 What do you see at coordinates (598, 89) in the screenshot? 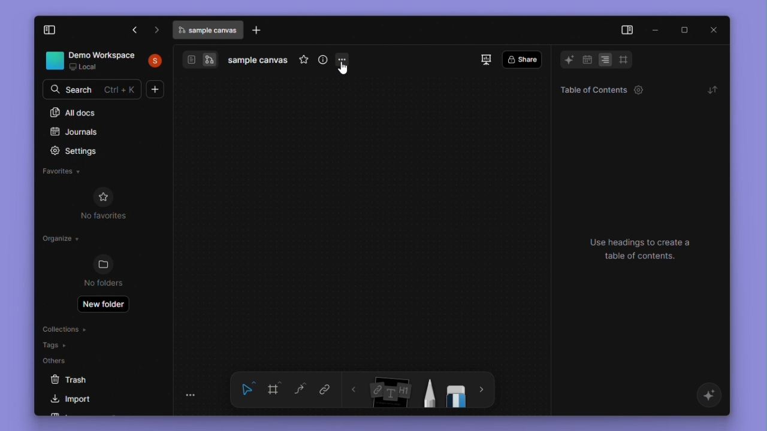
I see `table of contents` at bounding box center [598, 89].